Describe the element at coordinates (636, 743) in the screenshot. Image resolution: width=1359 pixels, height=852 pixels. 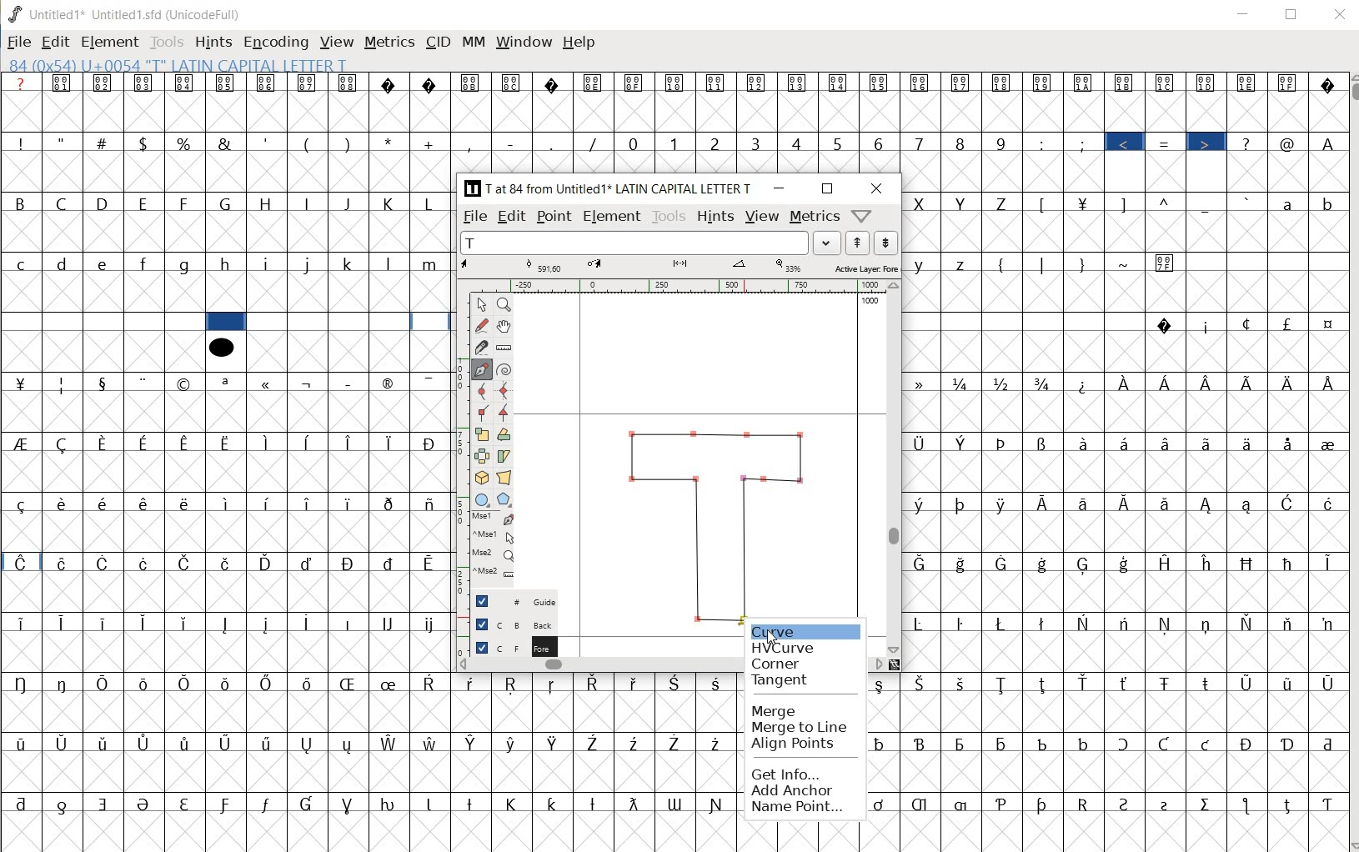
I see `Symbol` at that location.